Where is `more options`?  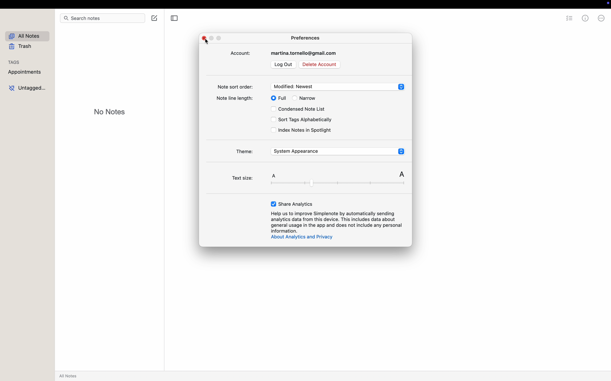 more options is located at coordinates (601, 19).